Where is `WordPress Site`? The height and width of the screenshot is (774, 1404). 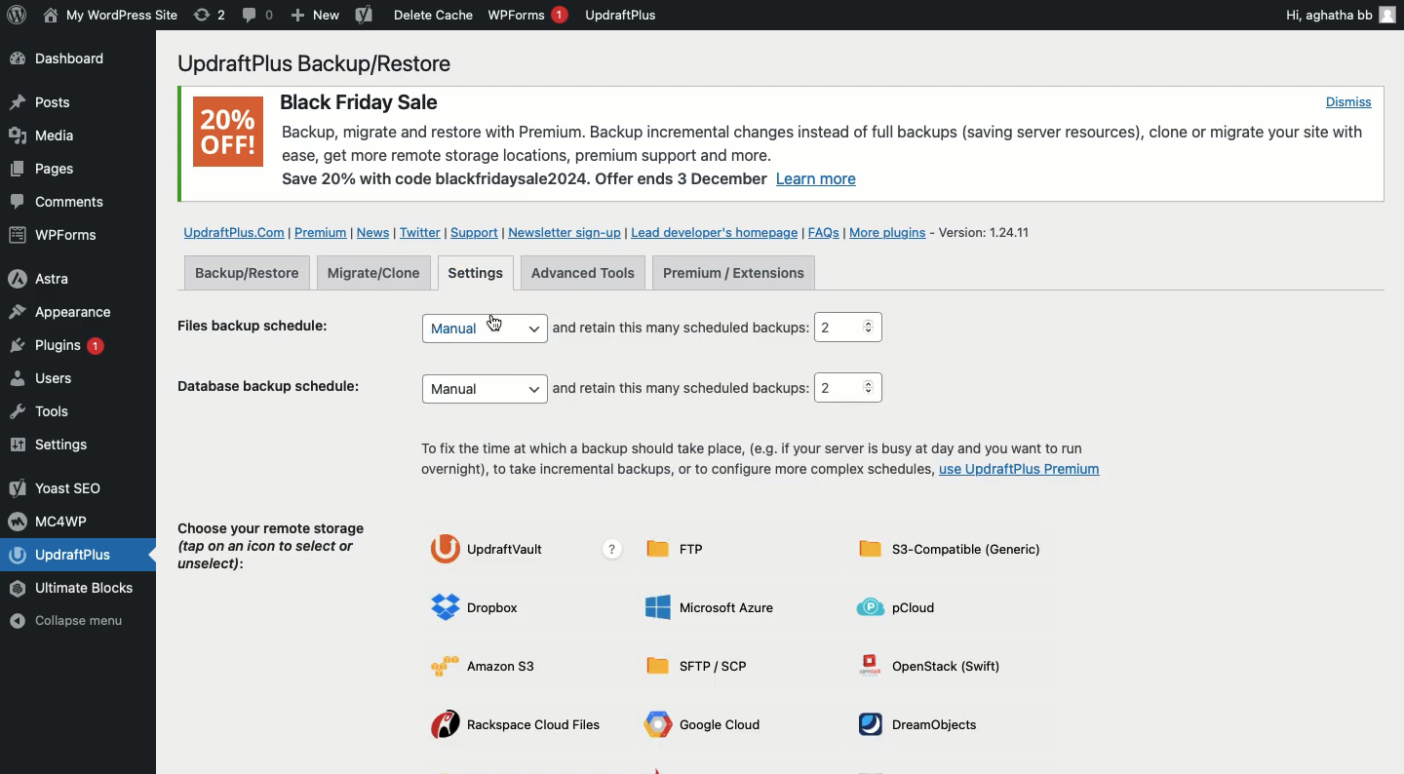
WordPress Site is located at coordinates (108, 16).